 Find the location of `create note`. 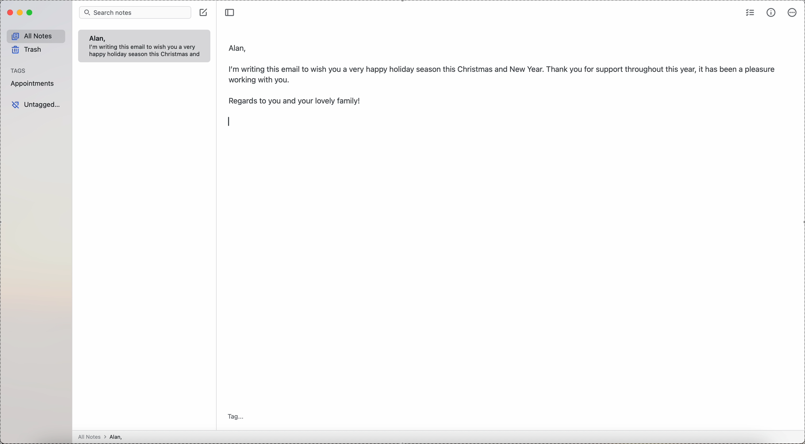

create note is located at coordinates (204, 12).